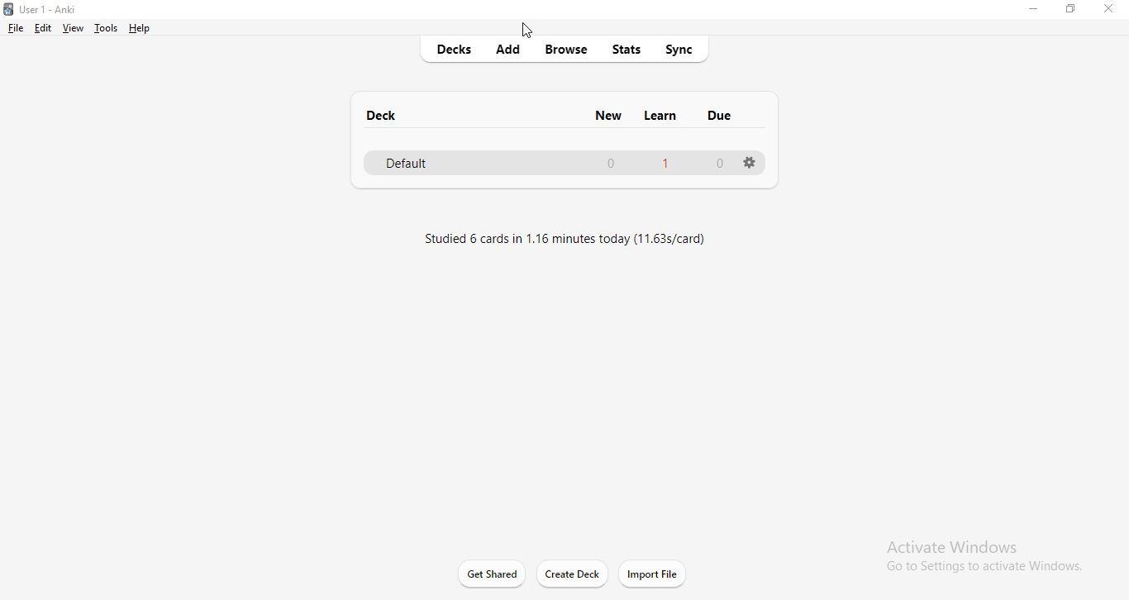 This screenshot has height=600, width=1129. Describe the element at coordinates (55, 7) in the screenshot. I see `Anki` at that location.